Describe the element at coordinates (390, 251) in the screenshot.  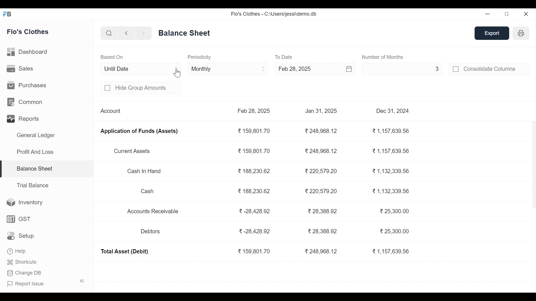
I see `1,157,639.56` at that location.